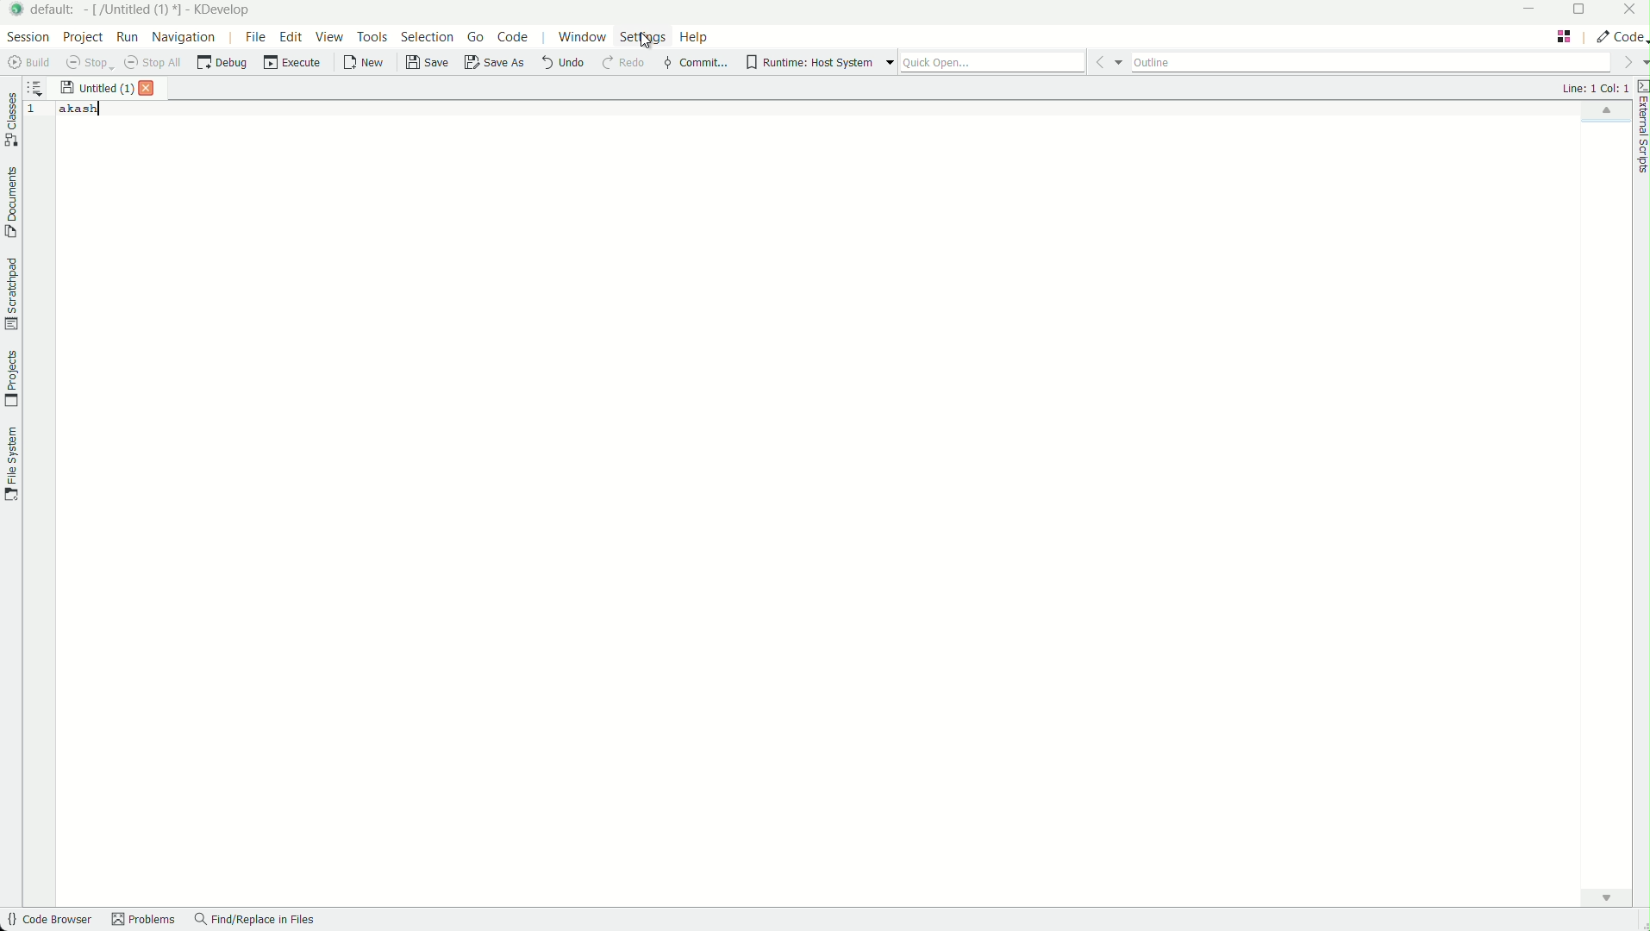 The width and height of the screenshot is (1650, 931). Describe the element at coordinates (293, 63) in the screenshot. I see `execute` at that location.